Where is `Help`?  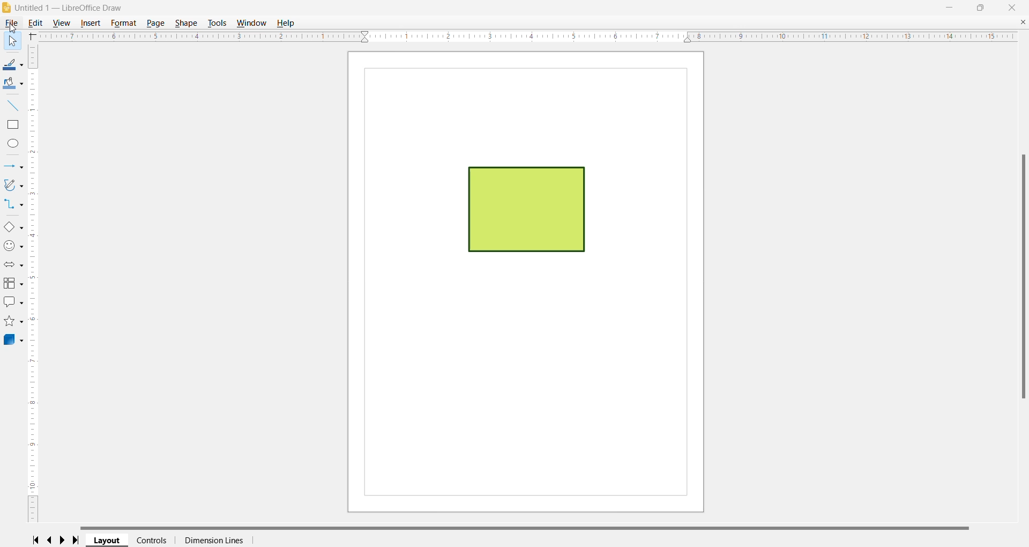 Help is located at coordinates (11, 41).